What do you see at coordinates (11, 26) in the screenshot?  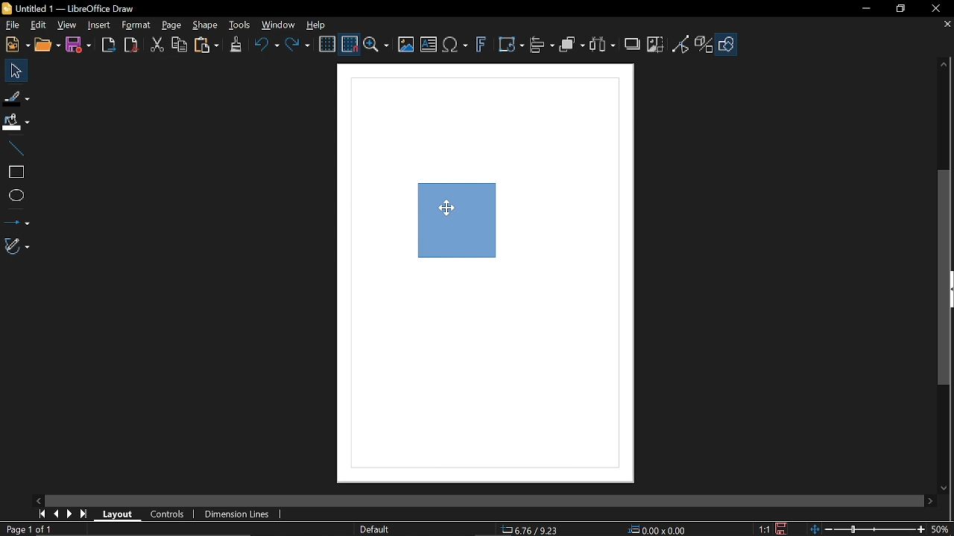 I see `File` at bounding box center [11, 26].